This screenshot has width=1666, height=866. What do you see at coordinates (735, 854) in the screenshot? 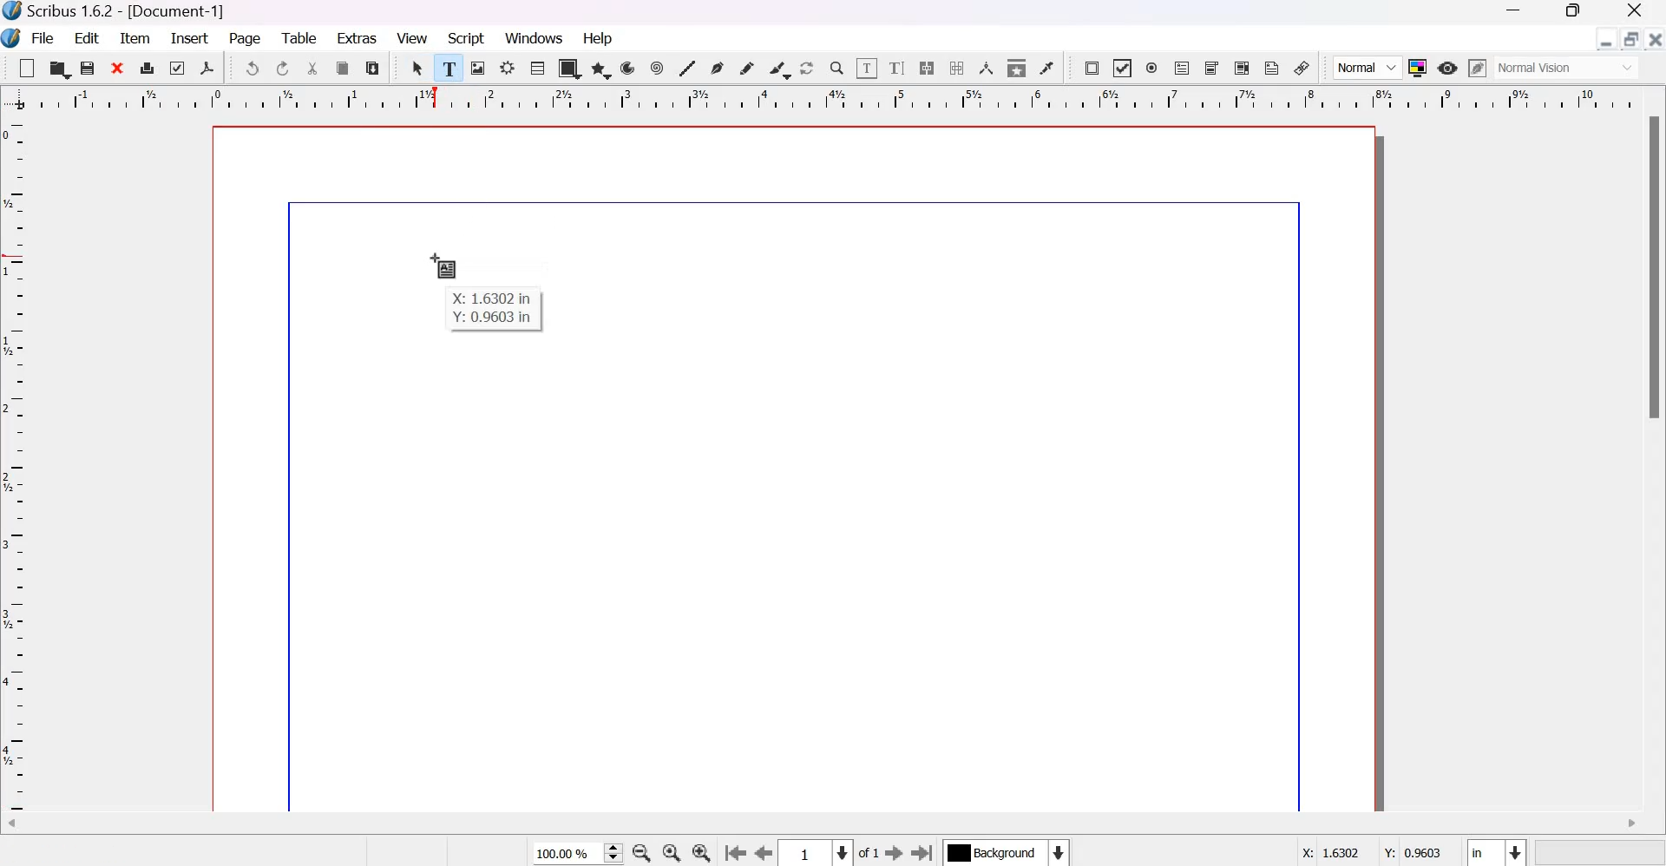
I see `go to the previous page` at bounding box center [735, 854].